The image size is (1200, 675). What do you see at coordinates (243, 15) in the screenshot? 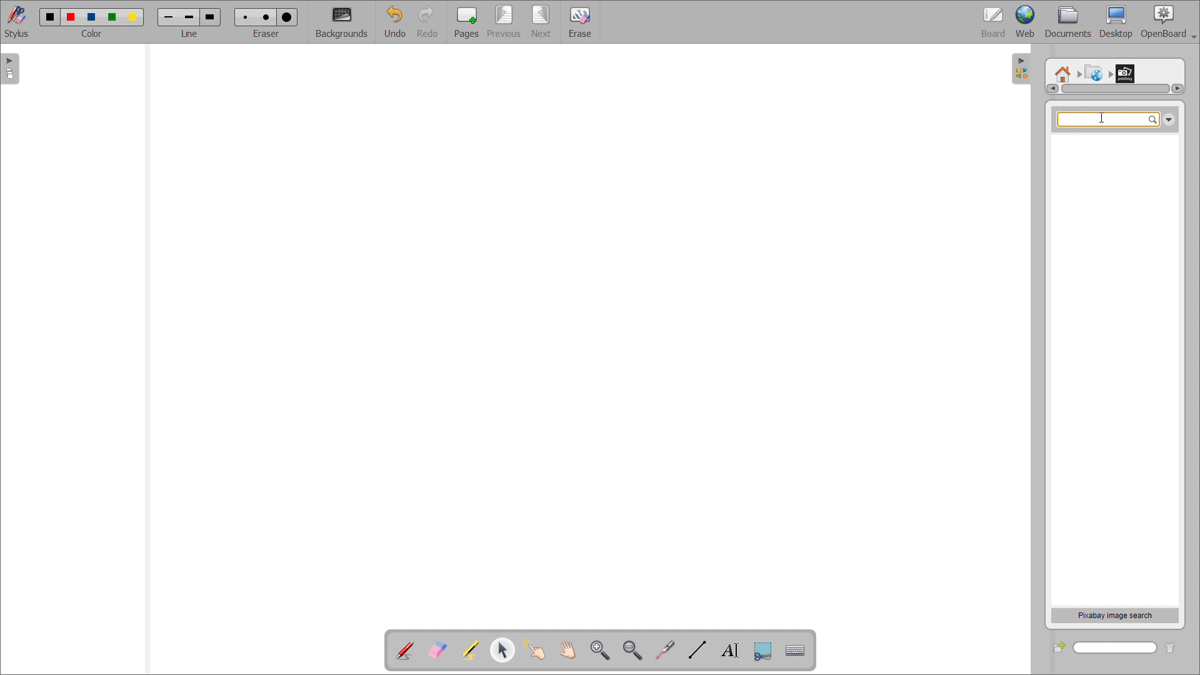
I see `Small erase` at bounding box center [243, 15].